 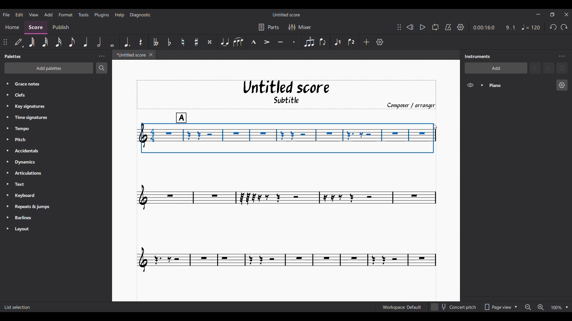 What do you see at coordinates (293, 42) in the screenshot?
I see `Staccato` at bounding box center [293, 42].